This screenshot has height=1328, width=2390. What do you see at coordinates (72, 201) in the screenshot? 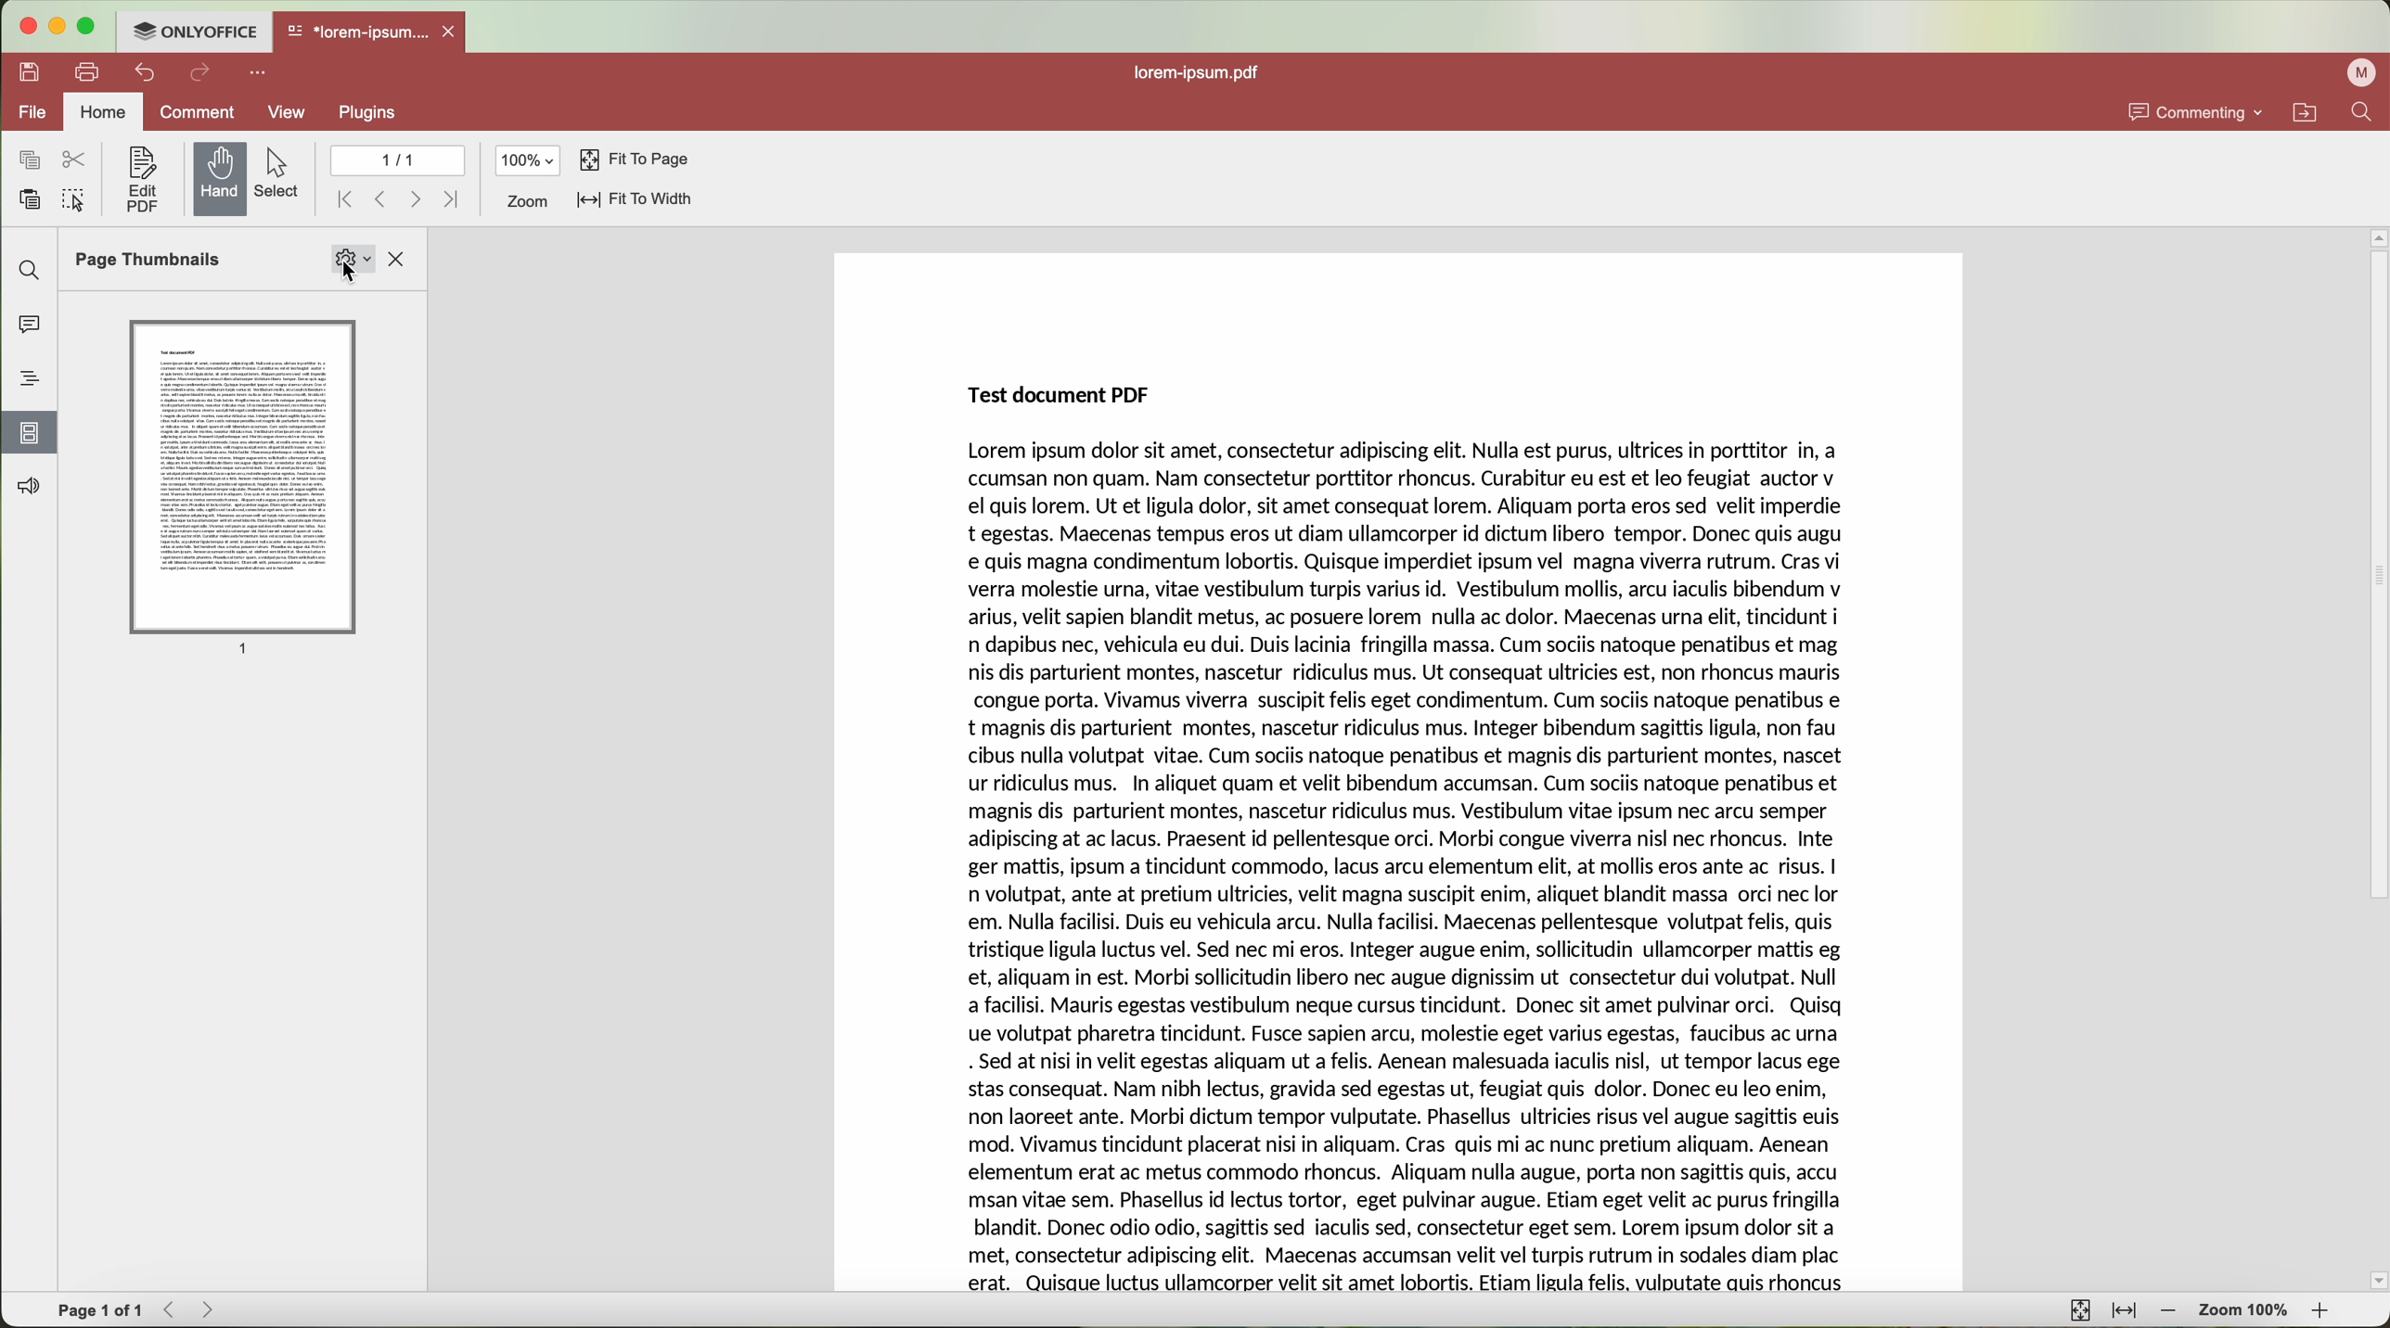
I see `select all` at bounding box center [72, 201].